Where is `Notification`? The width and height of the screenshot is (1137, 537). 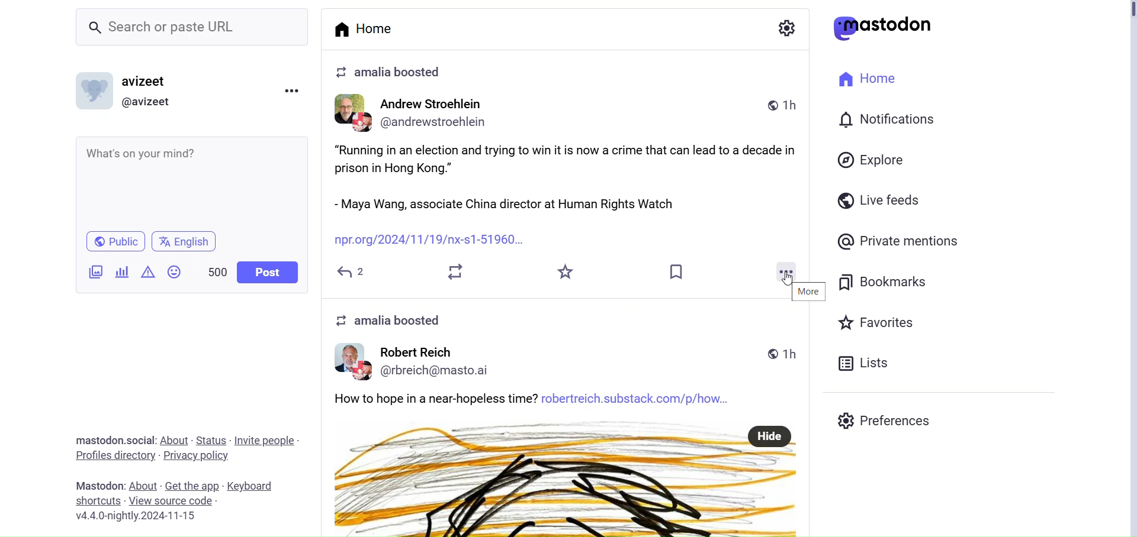 Notification is located at coordinates (886, 119).